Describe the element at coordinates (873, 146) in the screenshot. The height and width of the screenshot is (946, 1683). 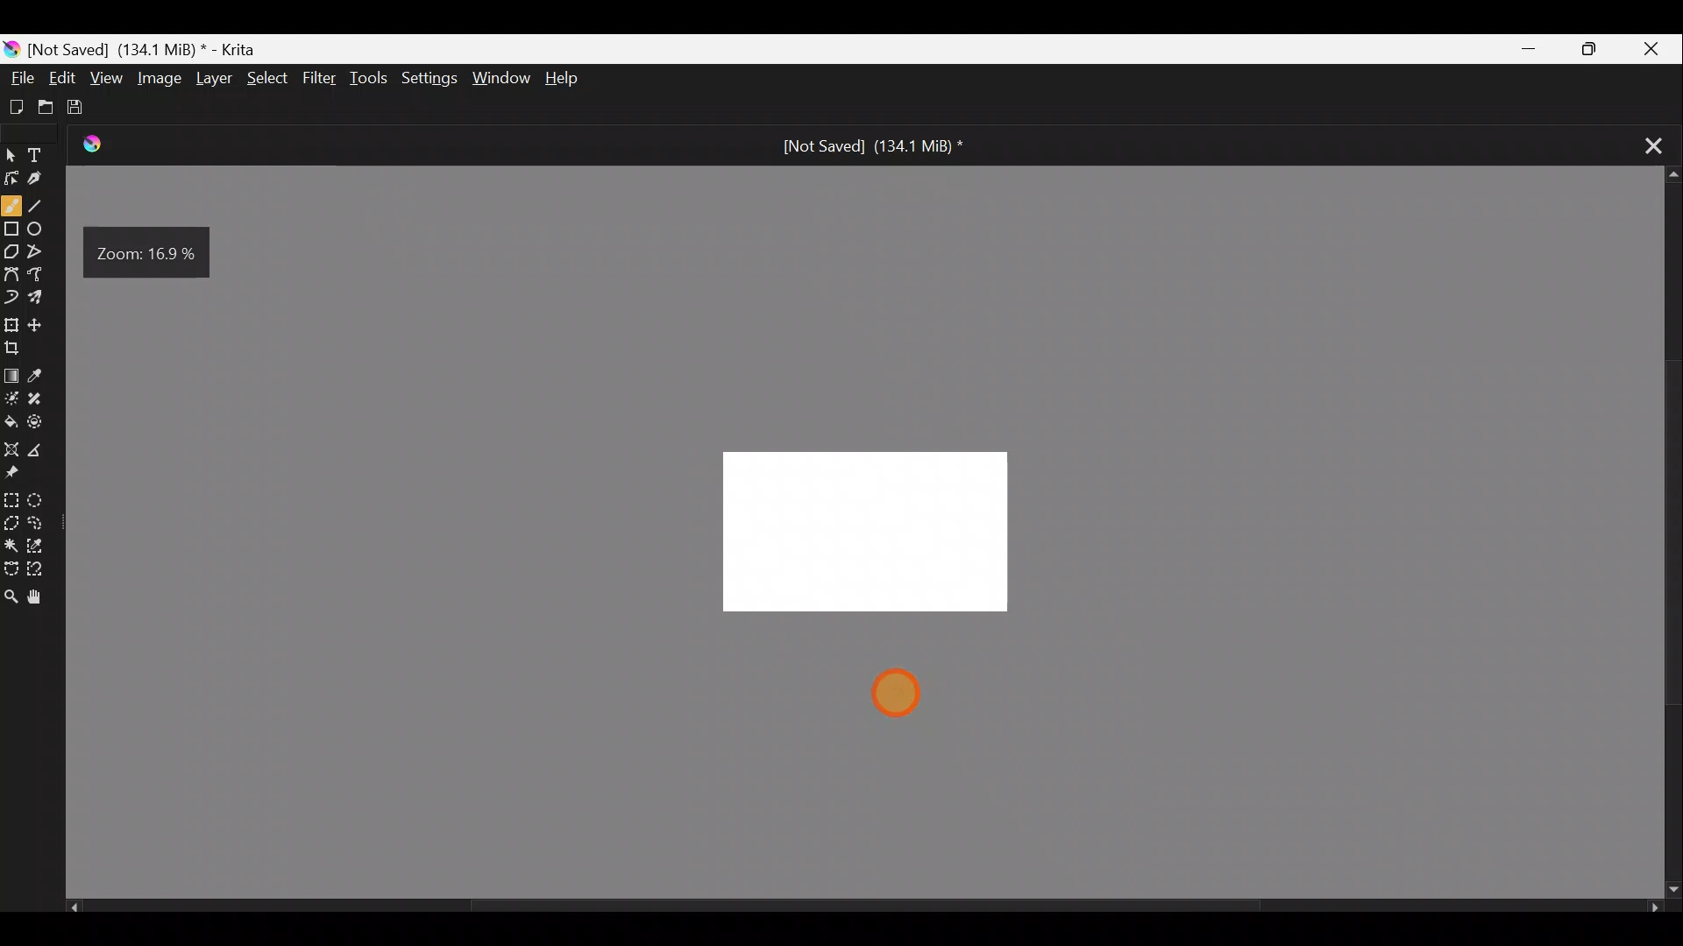
I see `[Not Saved] (134.1 MiB)` at that location.